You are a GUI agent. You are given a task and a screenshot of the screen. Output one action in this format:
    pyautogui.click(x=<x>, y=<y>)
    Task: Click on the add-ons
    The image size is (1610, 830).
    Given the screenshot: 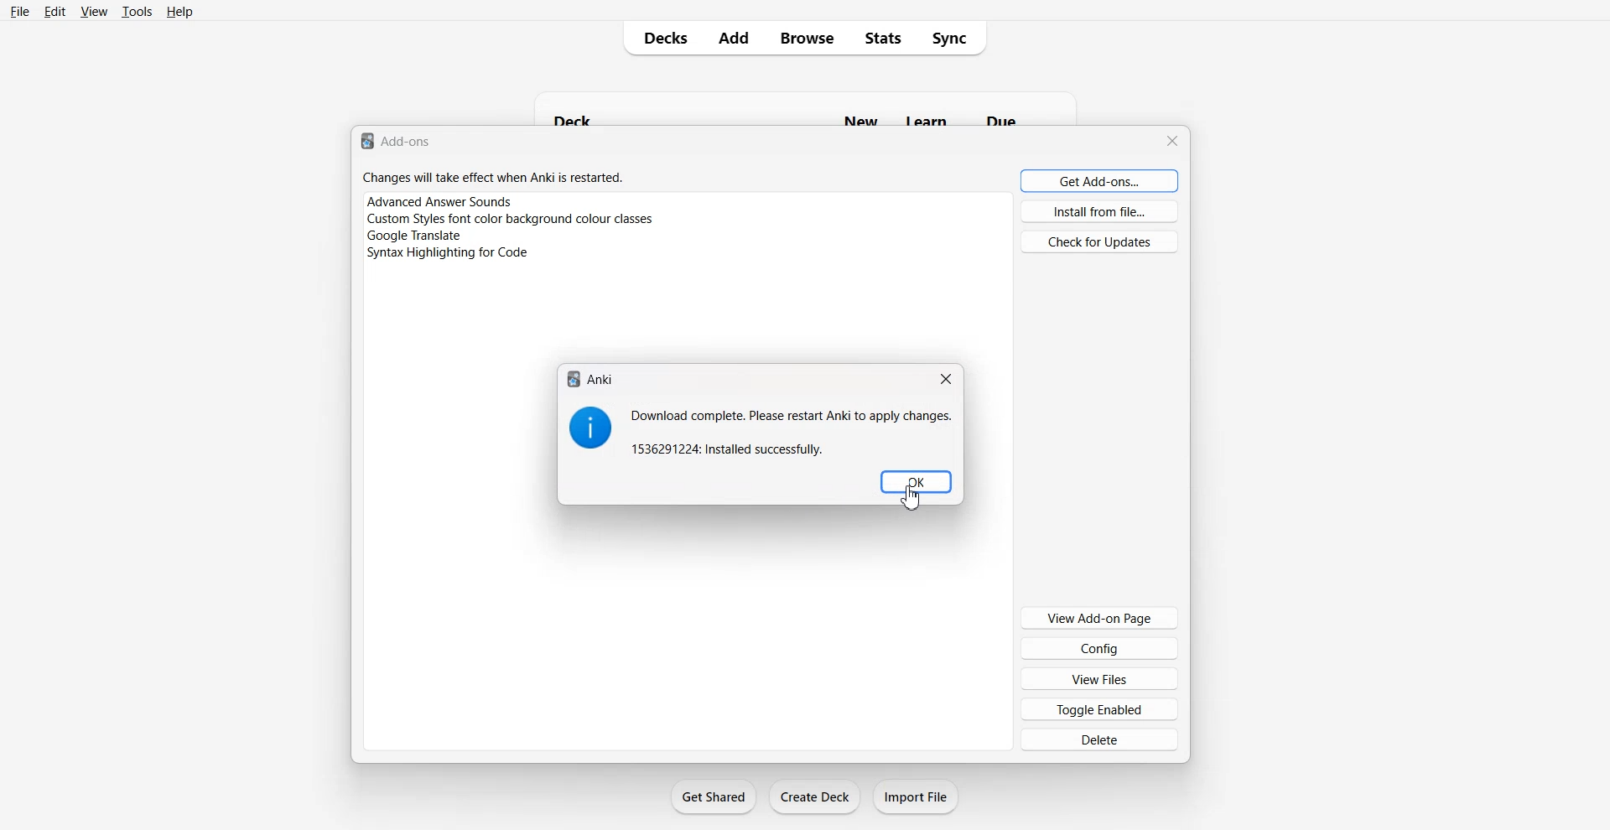 What is the action you would take?
    pyautogui.click(x=411, y=143)
    